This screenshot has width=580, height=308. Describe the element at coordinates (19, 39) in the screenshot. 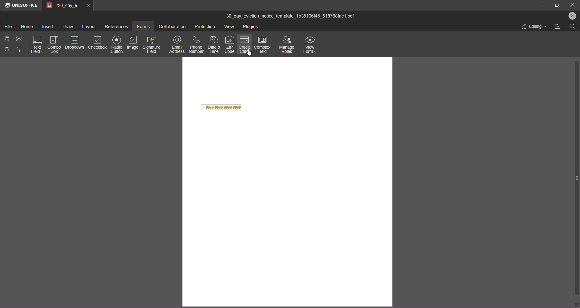

I see `cut` at that location.